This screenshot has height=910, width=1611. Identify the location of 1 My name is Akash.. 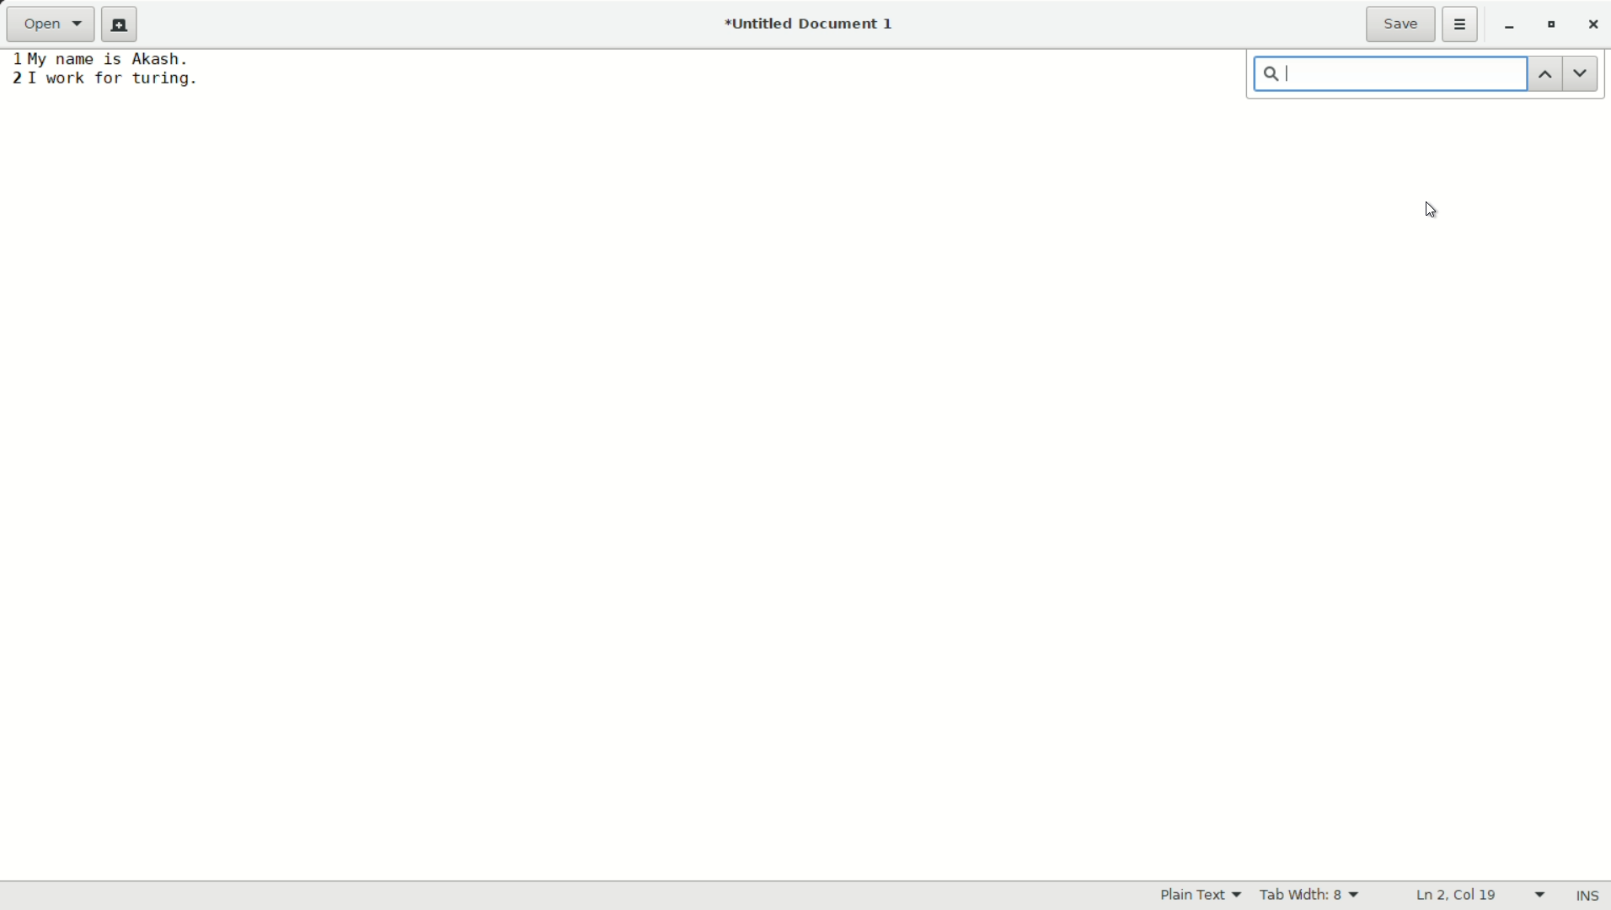
(100, 58).